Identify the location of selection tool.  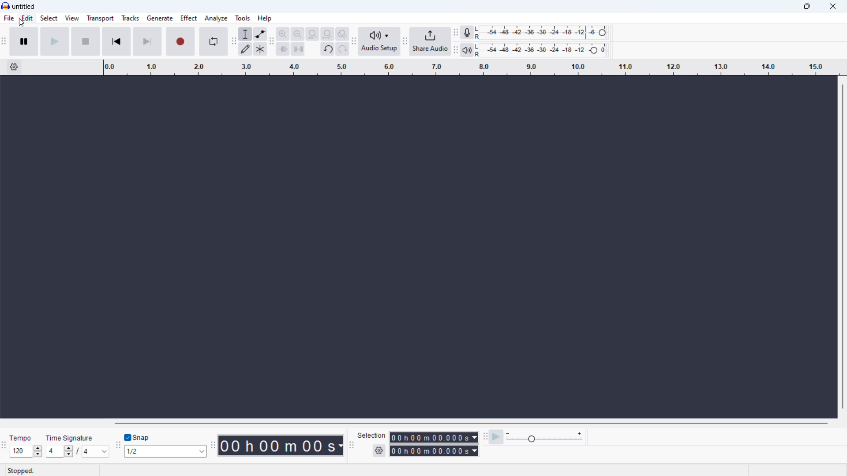
(245, 34).